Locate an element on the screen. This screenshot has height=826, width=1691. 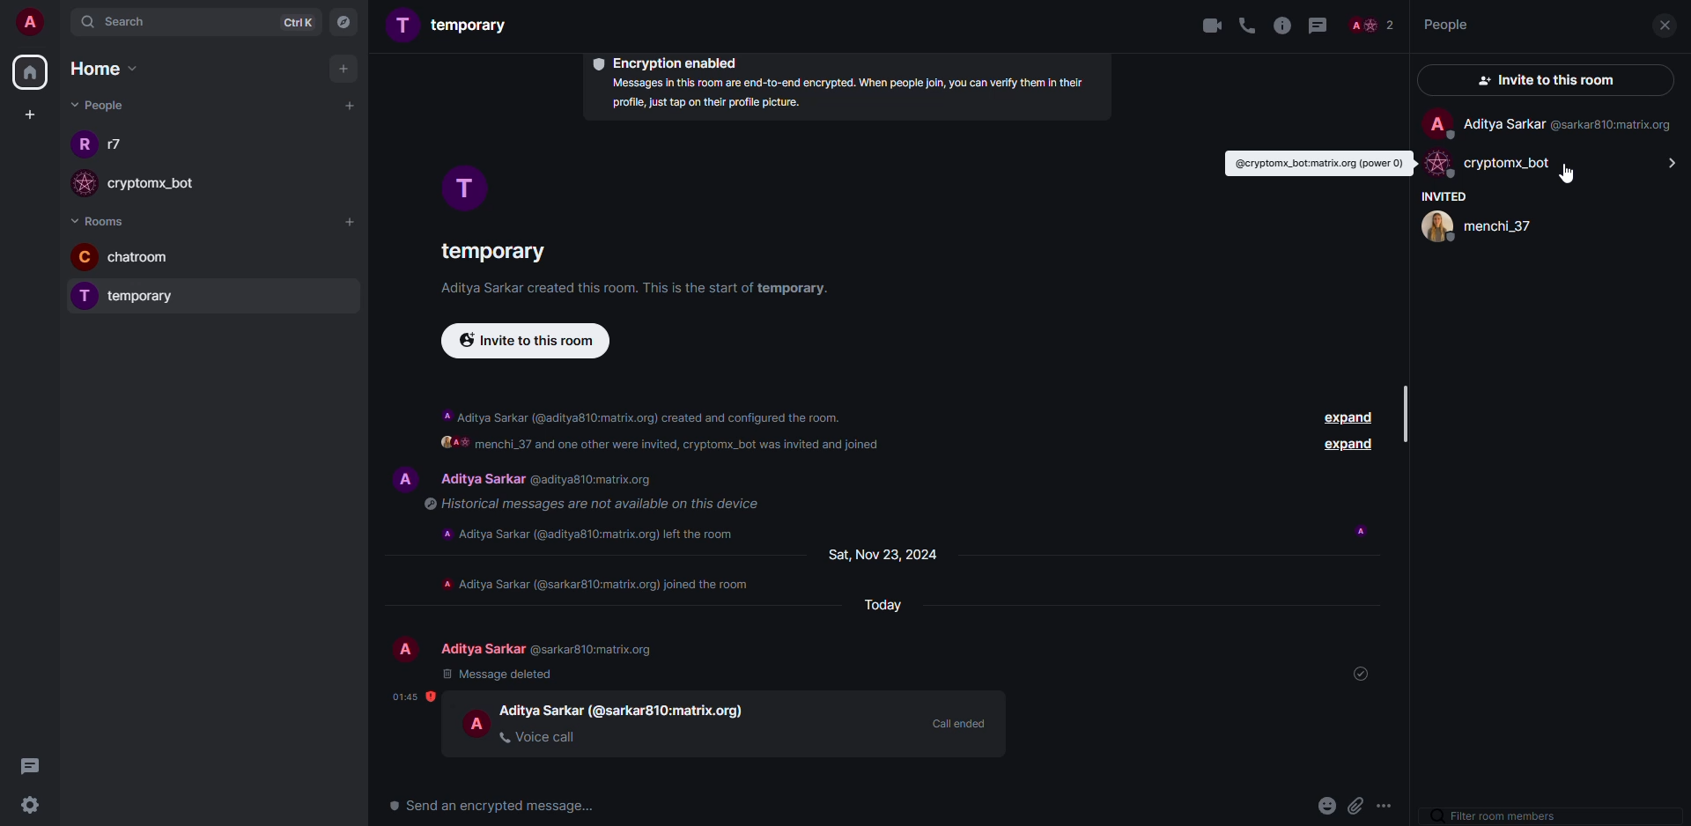
navigator is located at coordinates (345, 21).